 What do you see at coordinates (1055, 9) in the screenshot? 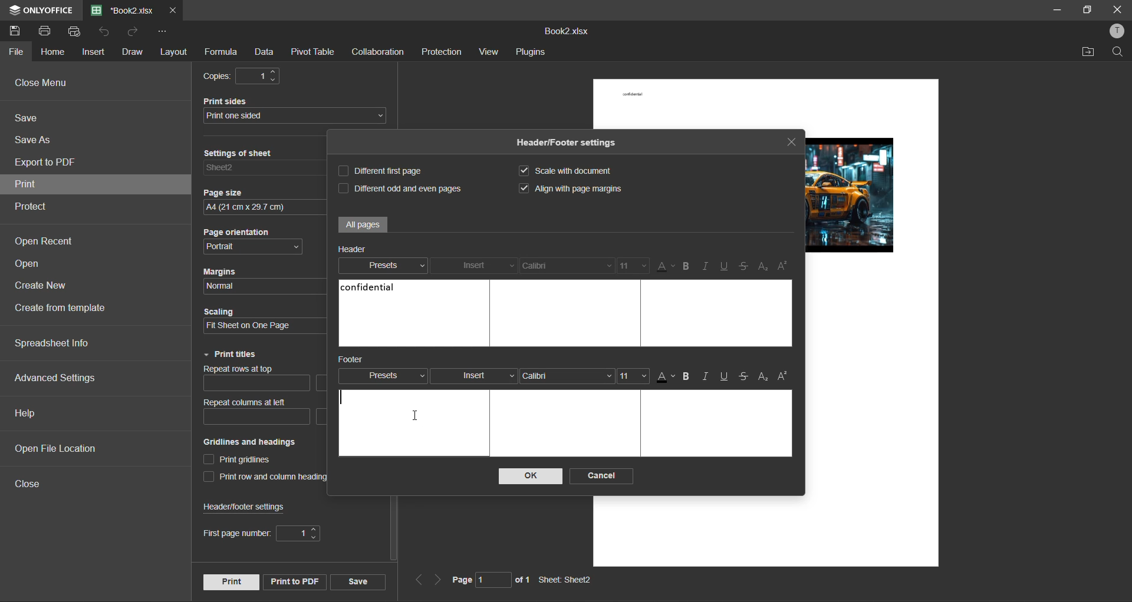
I see `minimize` at bounding box center [1055, 9].